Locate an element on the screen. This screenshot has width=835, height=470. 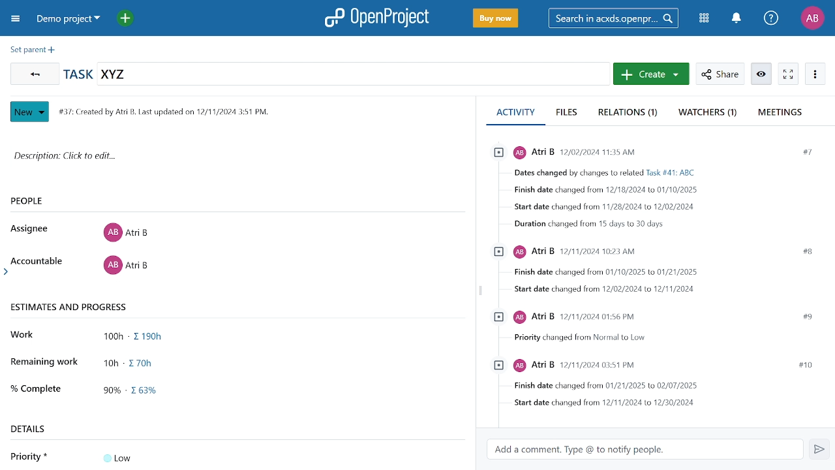
Files is located at coordinates (570, 117).